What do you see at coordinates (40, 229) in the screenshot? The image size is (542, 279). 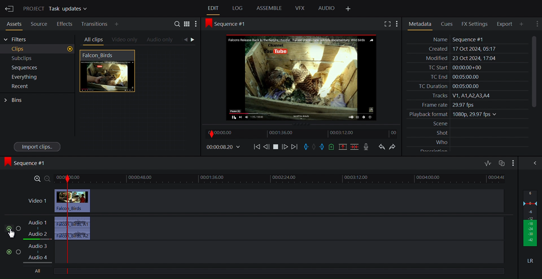 I see `Audio Track 1, Audio Track 2` at bounding box center [40, 229].